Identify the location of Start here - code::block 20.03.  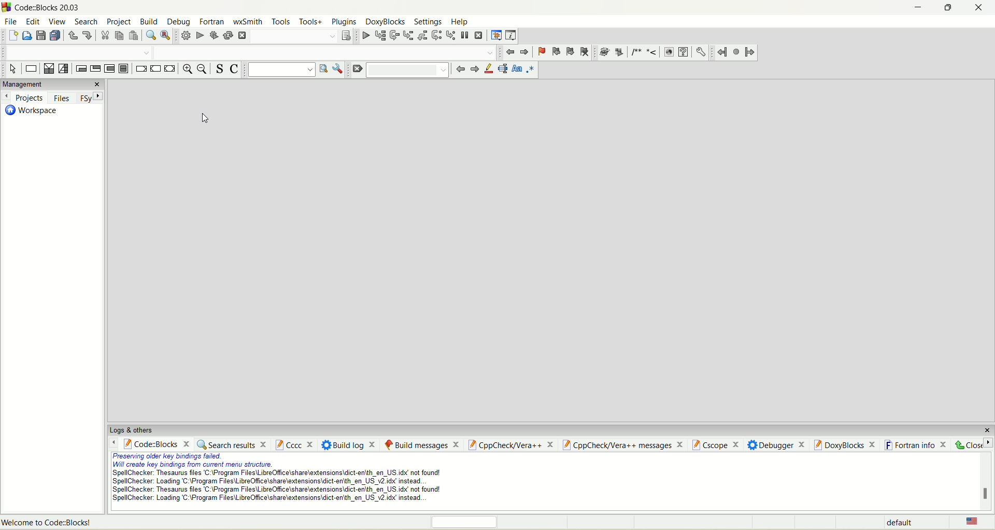
(70, 7).